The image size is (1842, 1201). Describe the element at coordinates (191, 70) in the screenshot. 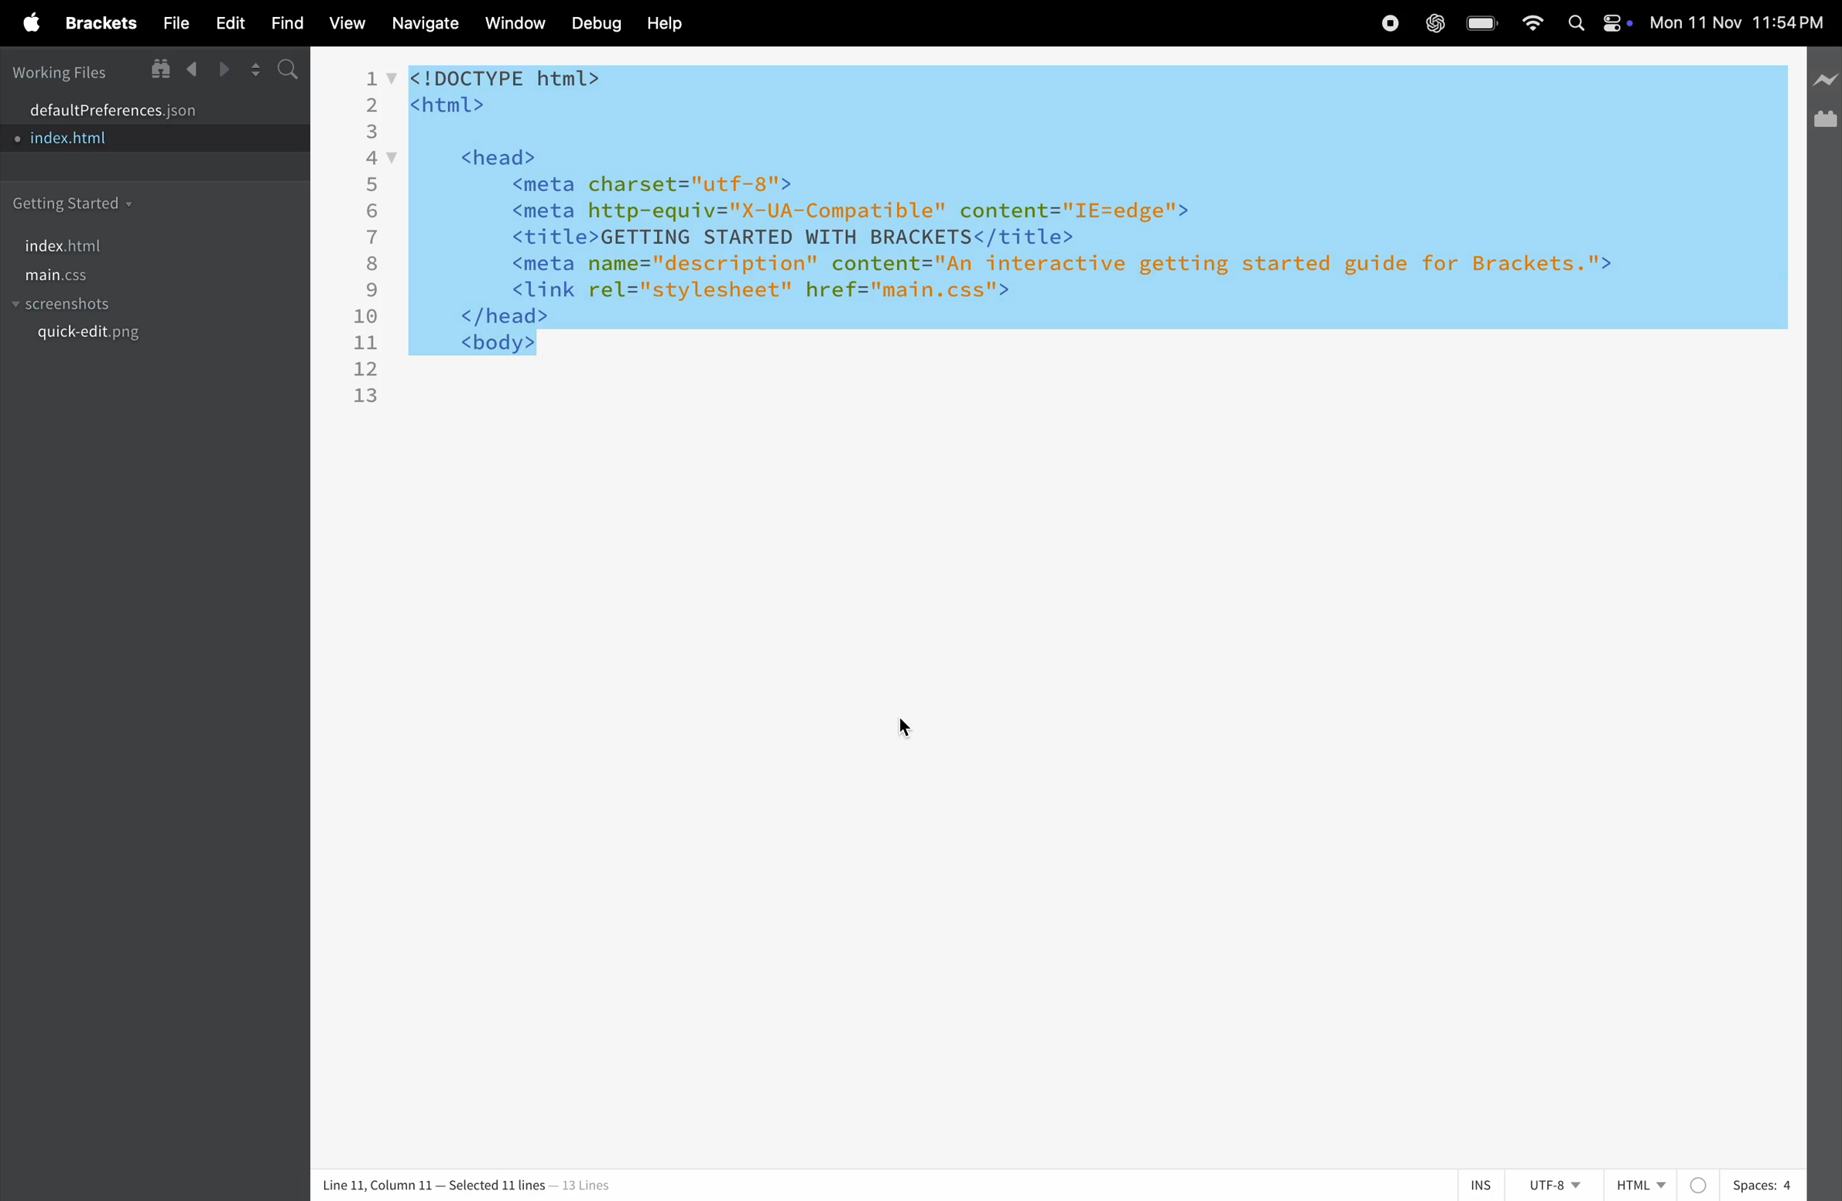

I see `backward` at that location.